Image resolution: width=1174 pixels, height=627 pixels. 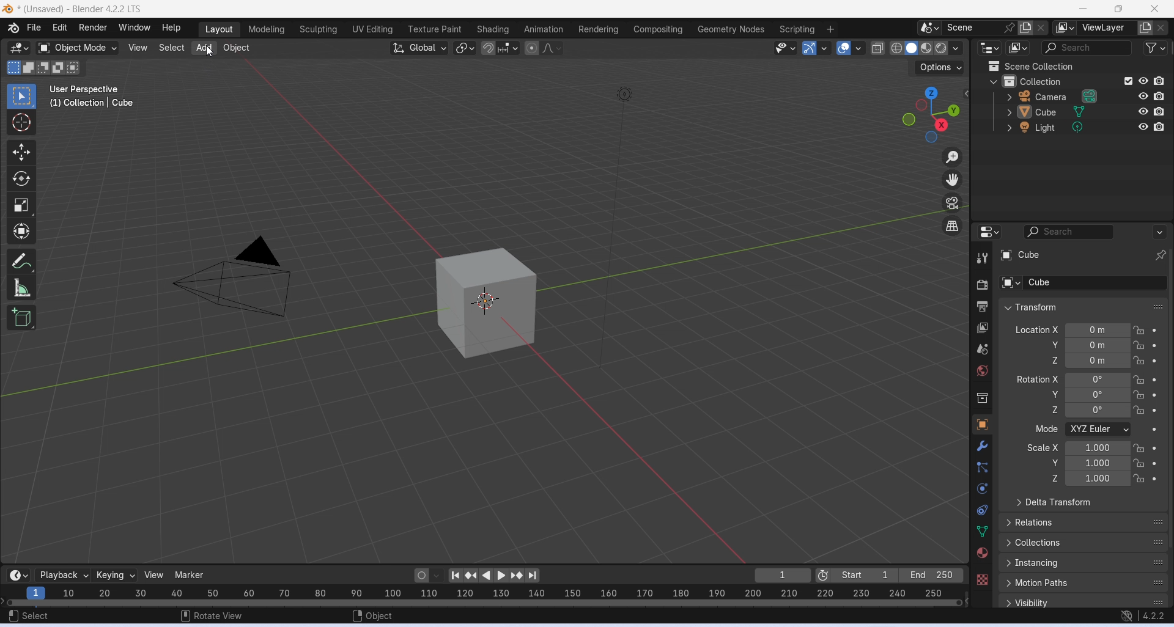 I want to click on network access, so click(x=1127, y=617).